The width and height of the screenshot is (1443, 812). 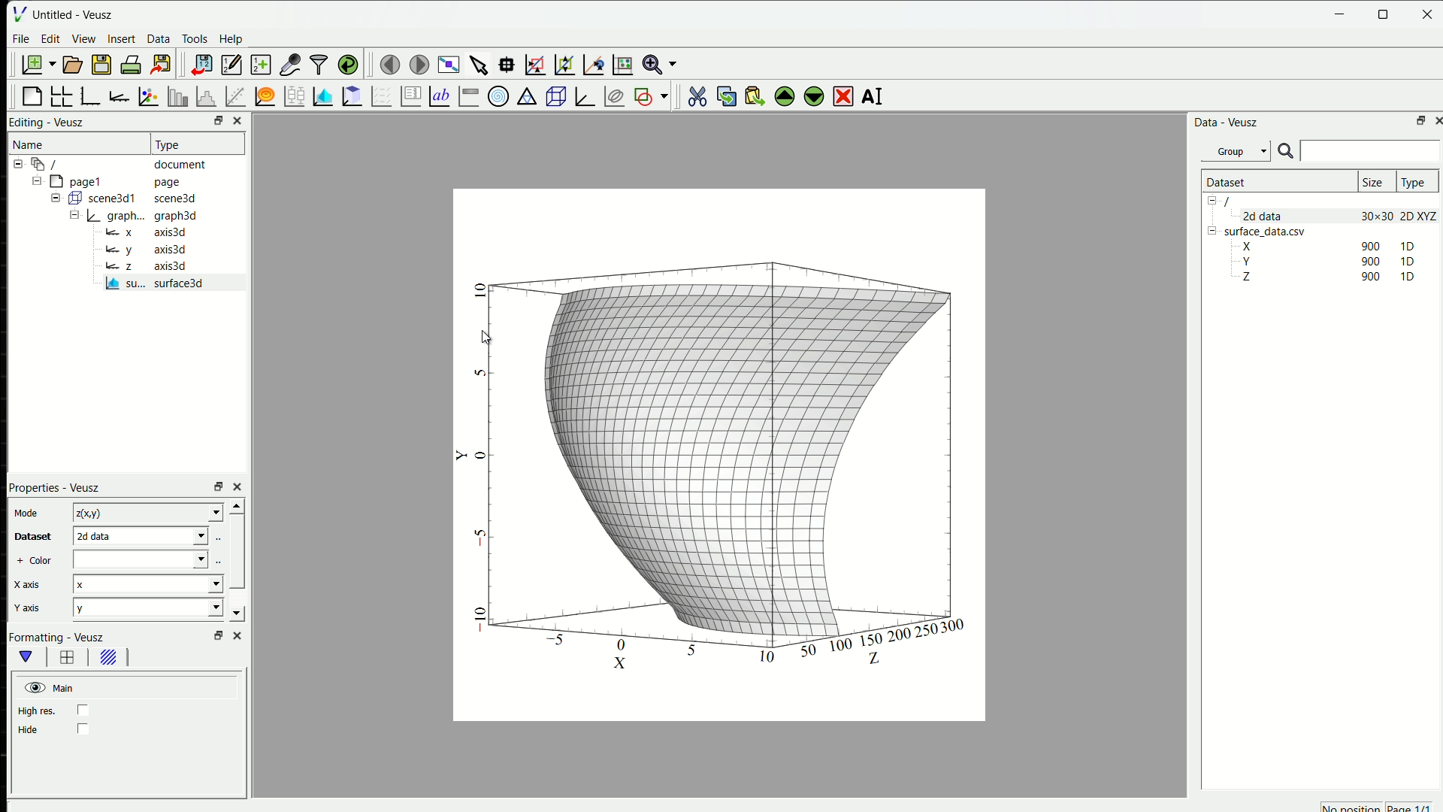 I want to click on export to graphics formats, so click(x=162, y=64).